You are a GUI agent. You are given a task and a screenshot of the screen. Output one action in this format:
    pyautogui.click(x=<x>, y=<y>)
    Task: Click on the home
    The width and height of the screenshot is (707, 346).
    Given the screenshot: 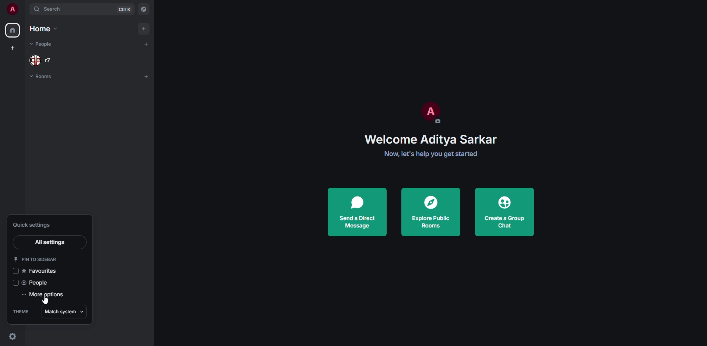 What is the action you would take?
    pyautogui.click(x=43, y=29)
    